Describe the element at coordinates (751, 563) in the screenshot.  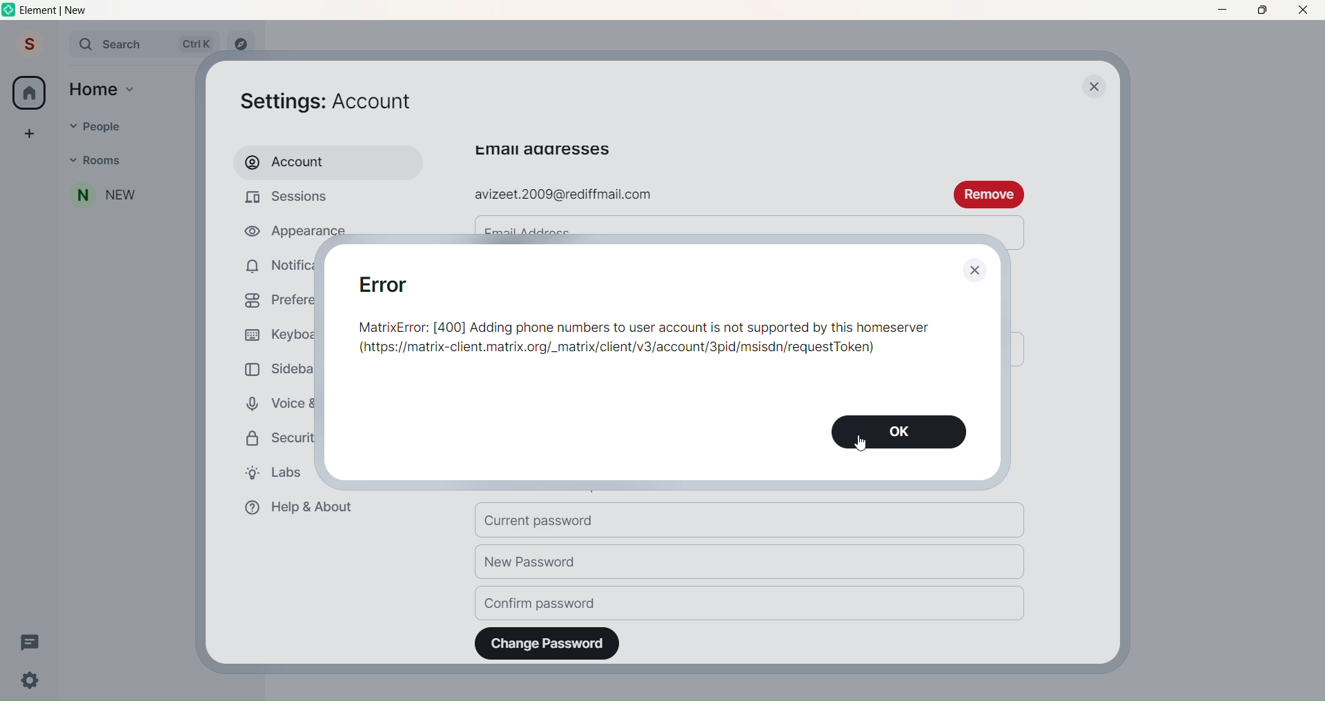
I see `New Password` at that location.